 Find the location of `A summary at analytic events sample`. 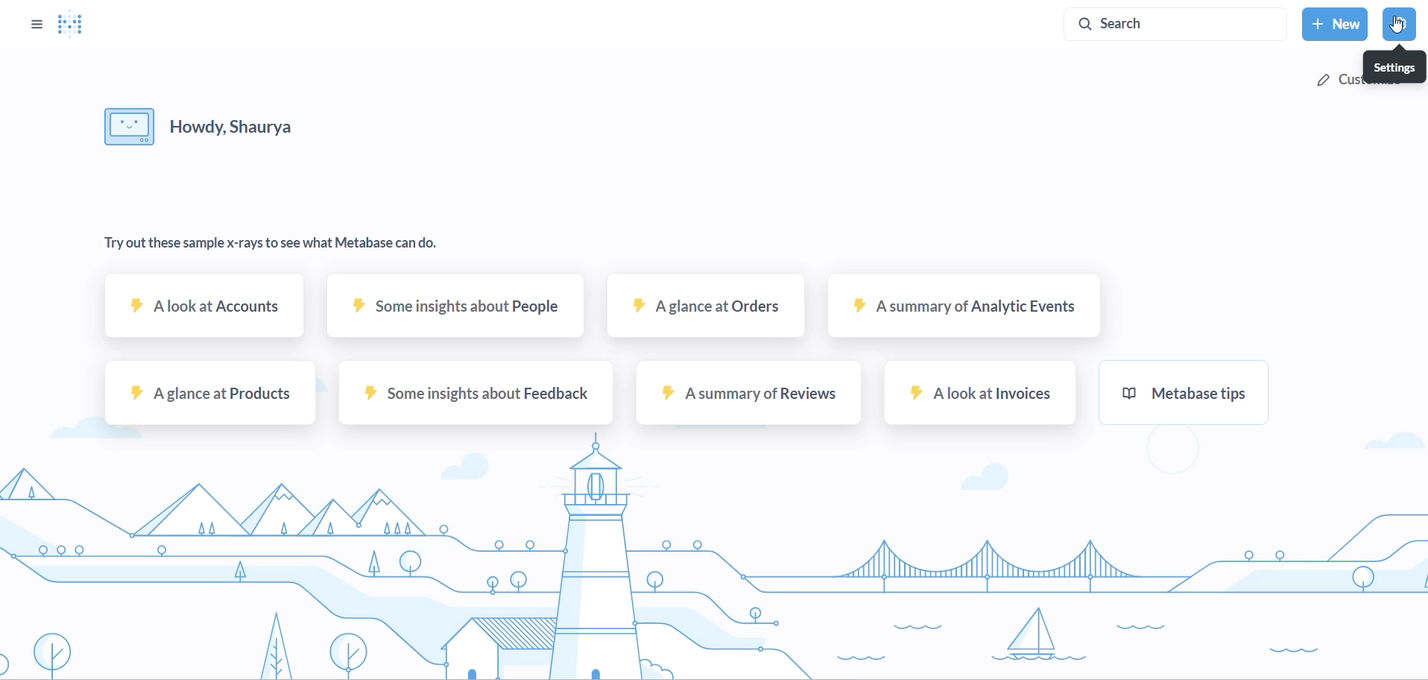

A summary at analytic events sample is located at coordinates (965, 309).